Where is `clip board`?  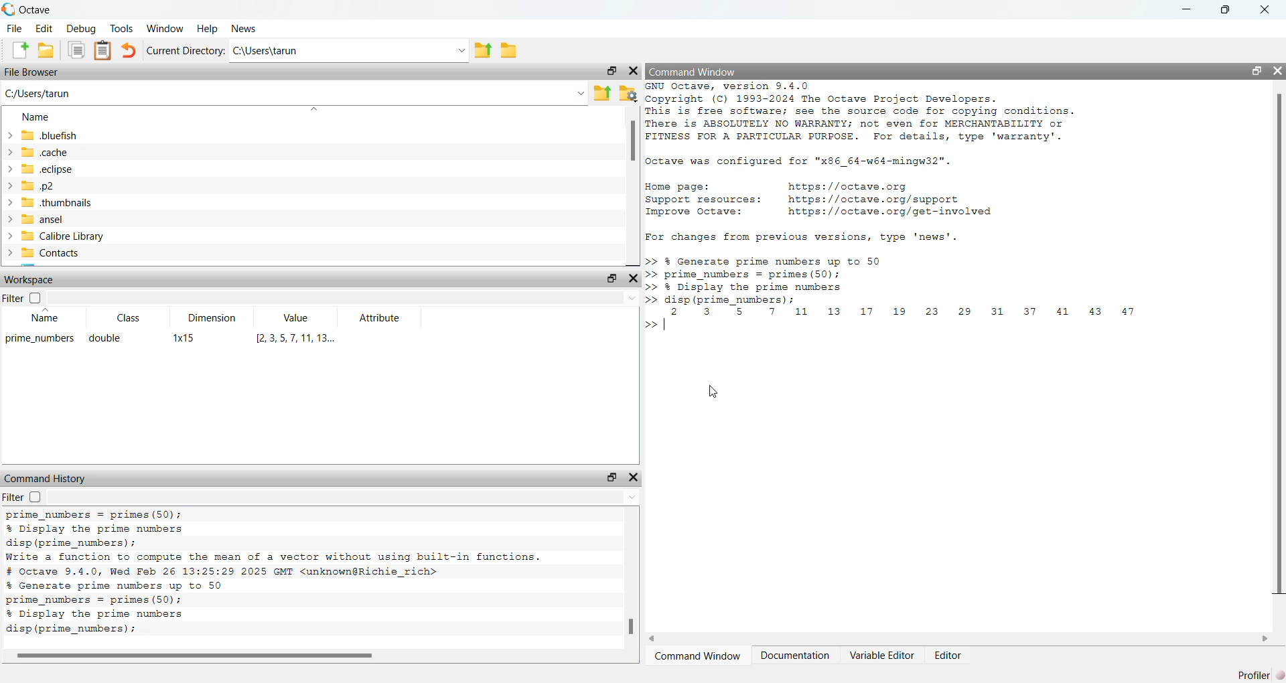
clip board is located at coordinates (102, 50).